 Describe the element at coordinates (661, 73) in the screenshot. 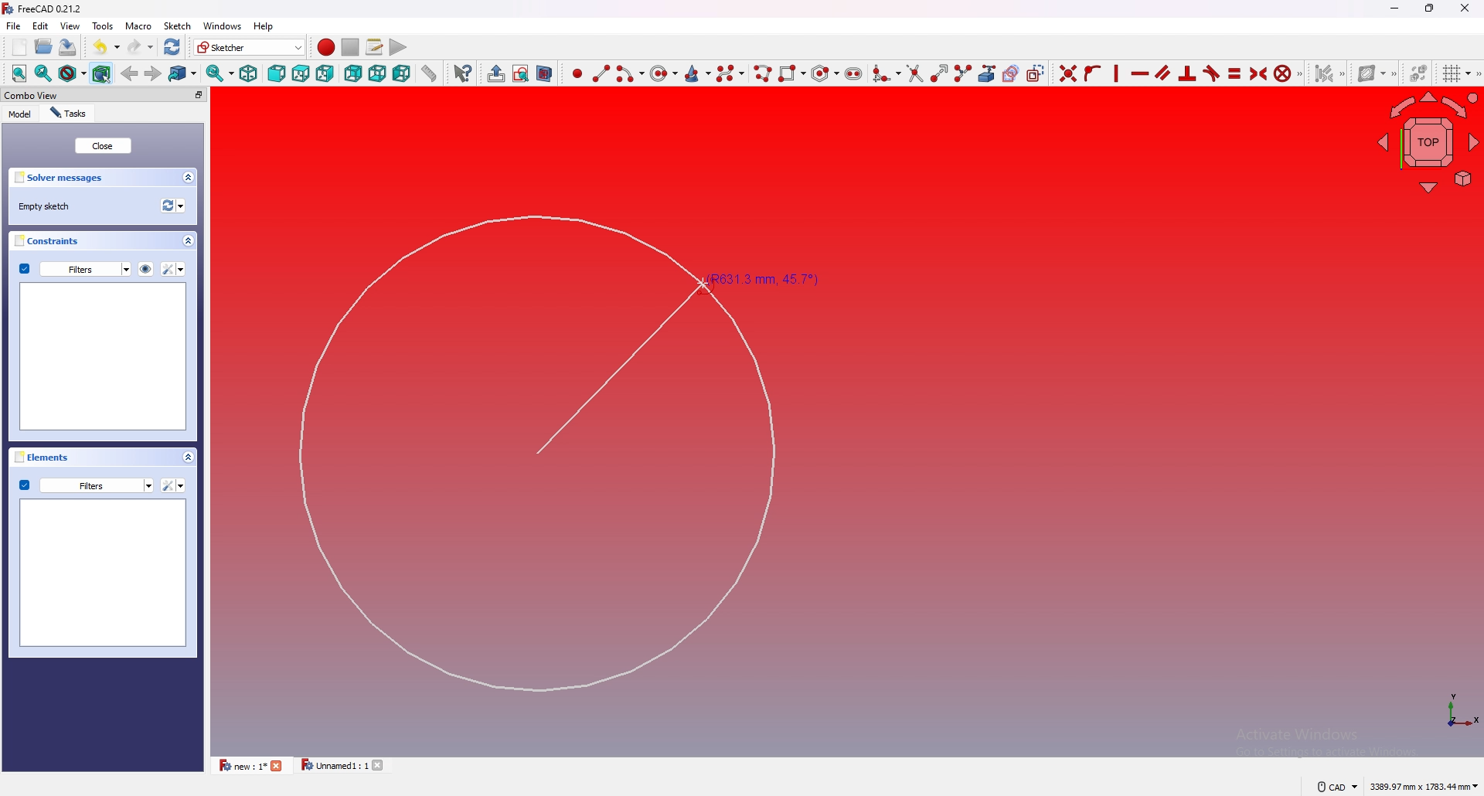

I see `create circle` at that location.